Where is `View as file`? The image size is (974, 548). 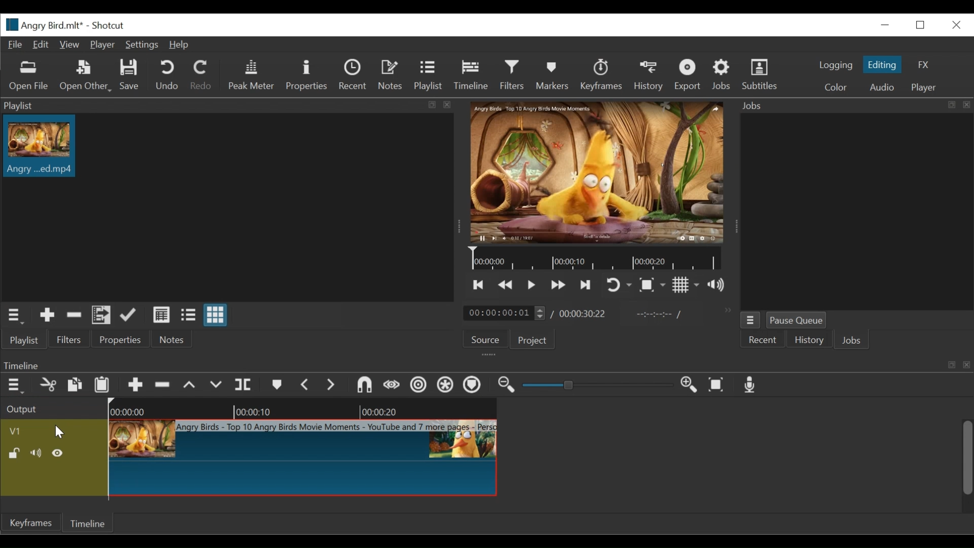
View as file is located at coordinates (188, 315).